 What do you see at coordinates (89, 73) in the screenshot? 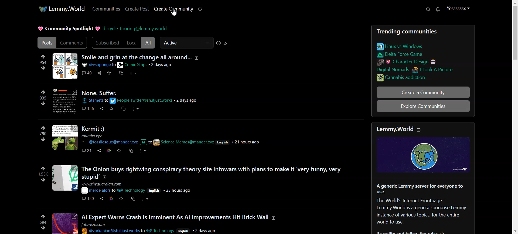
I see `comments` at bounding box center [89, 73].